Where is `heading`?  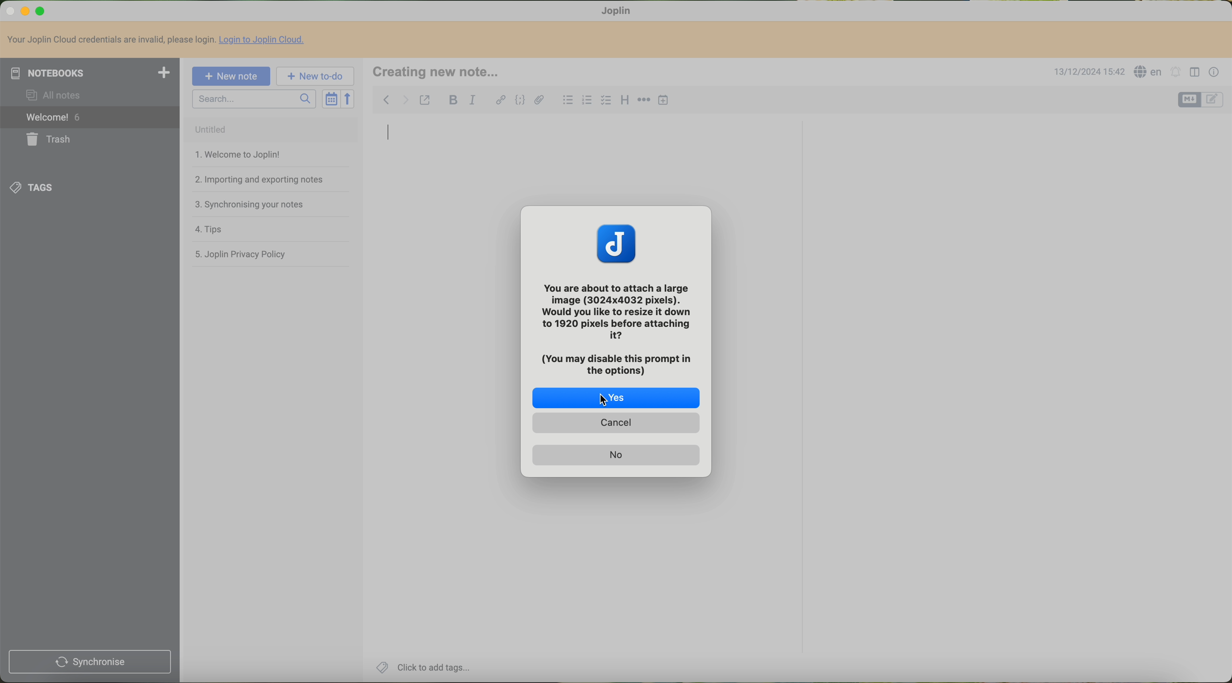 heading is located at coordinates (625, 101).